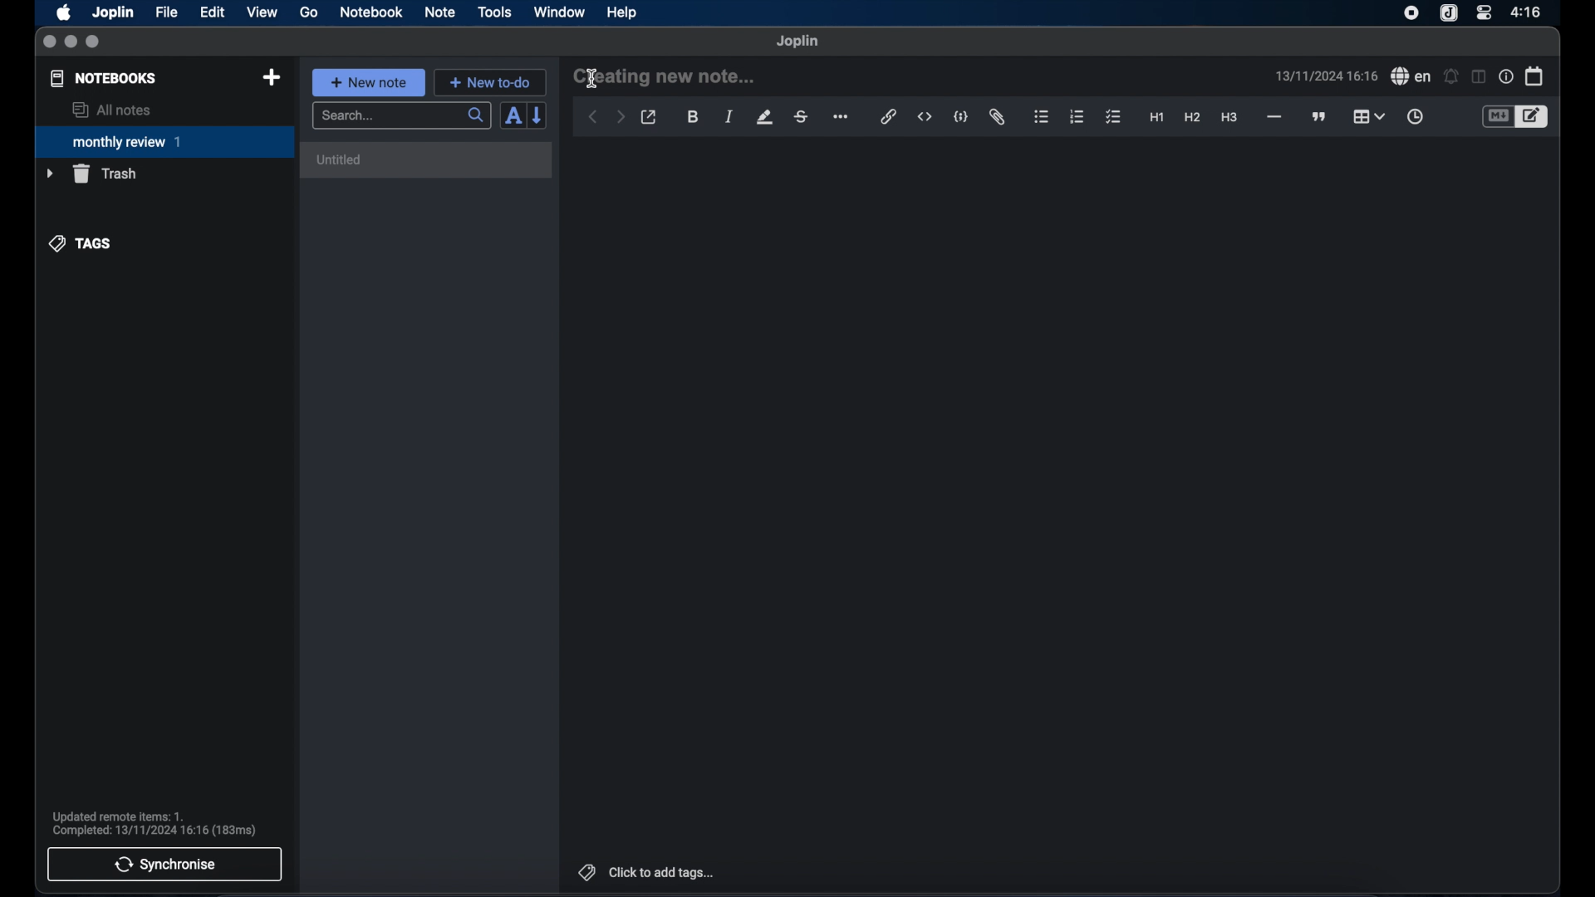 The width and height of the screenshot is (1595, 897). What do you see at coordinates (94, 42) in the screenshot?
I see `maximize` at bounding box center [94, 42].